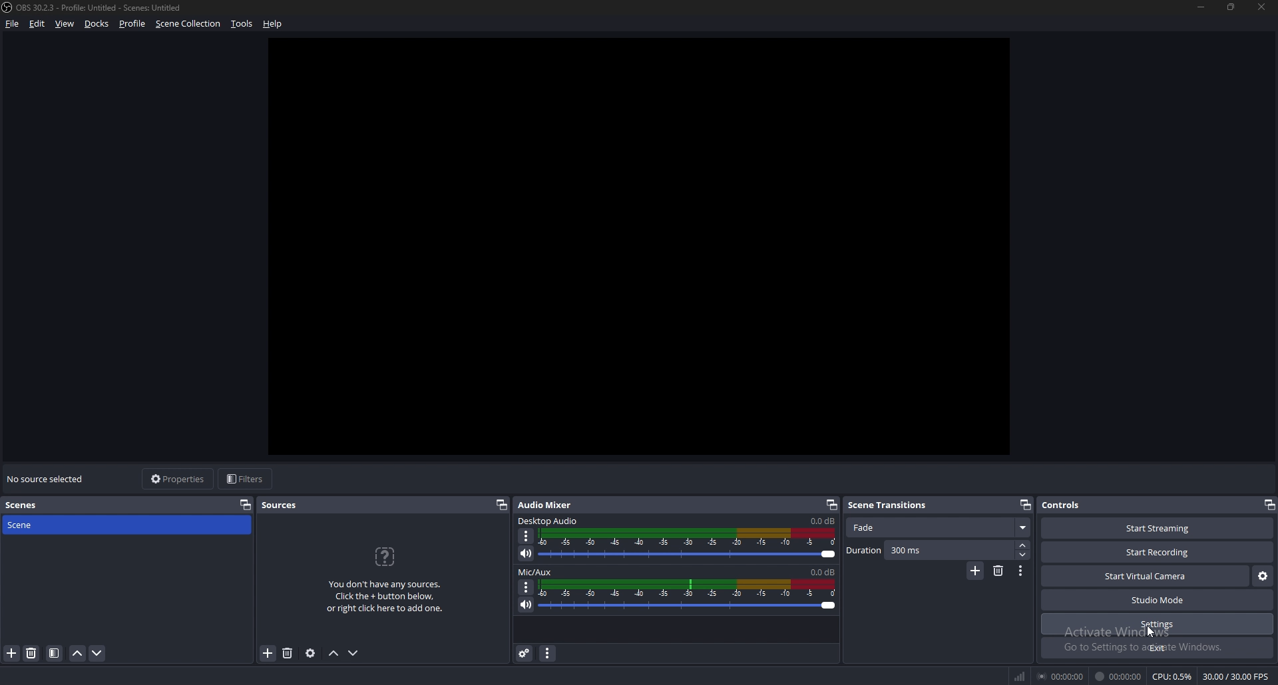 Image resolution: width=1278 pixels, height=685 pixels. What do you see at coordinates (97, 654) in the screenshot?
I see `move scene down` at bounding box center [97, 654].